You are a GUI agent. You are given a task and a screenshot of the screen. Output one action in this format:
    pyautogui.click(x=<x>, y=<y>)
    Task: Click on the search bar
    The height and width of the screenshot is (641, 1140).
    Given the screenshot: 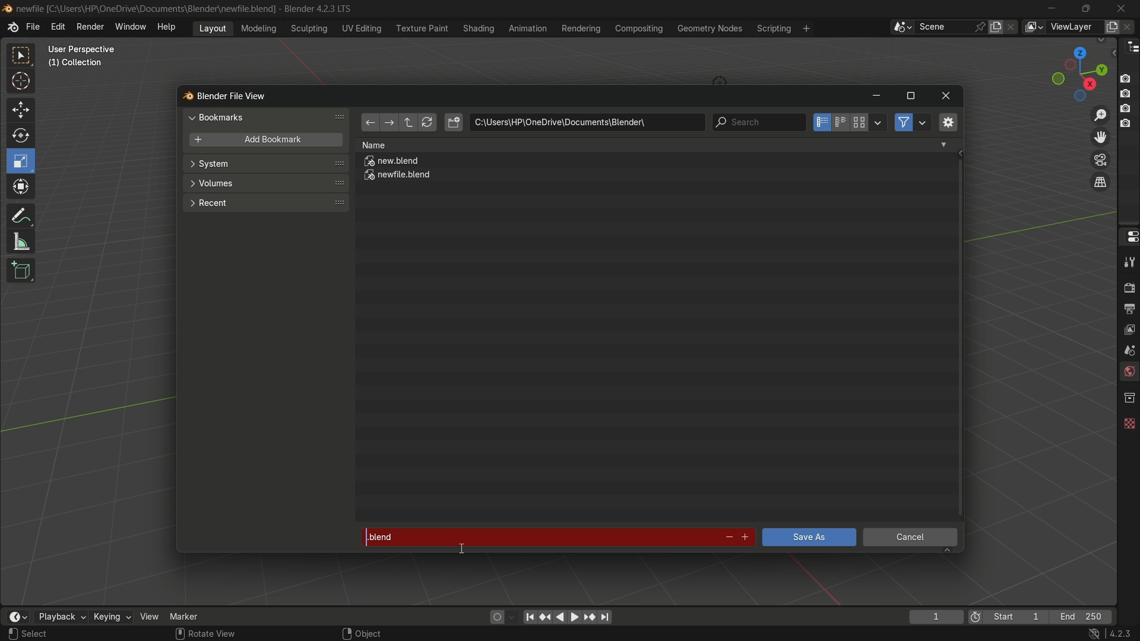 What is the action you would take?
    pyautogui.click(x=758, y=122)
    